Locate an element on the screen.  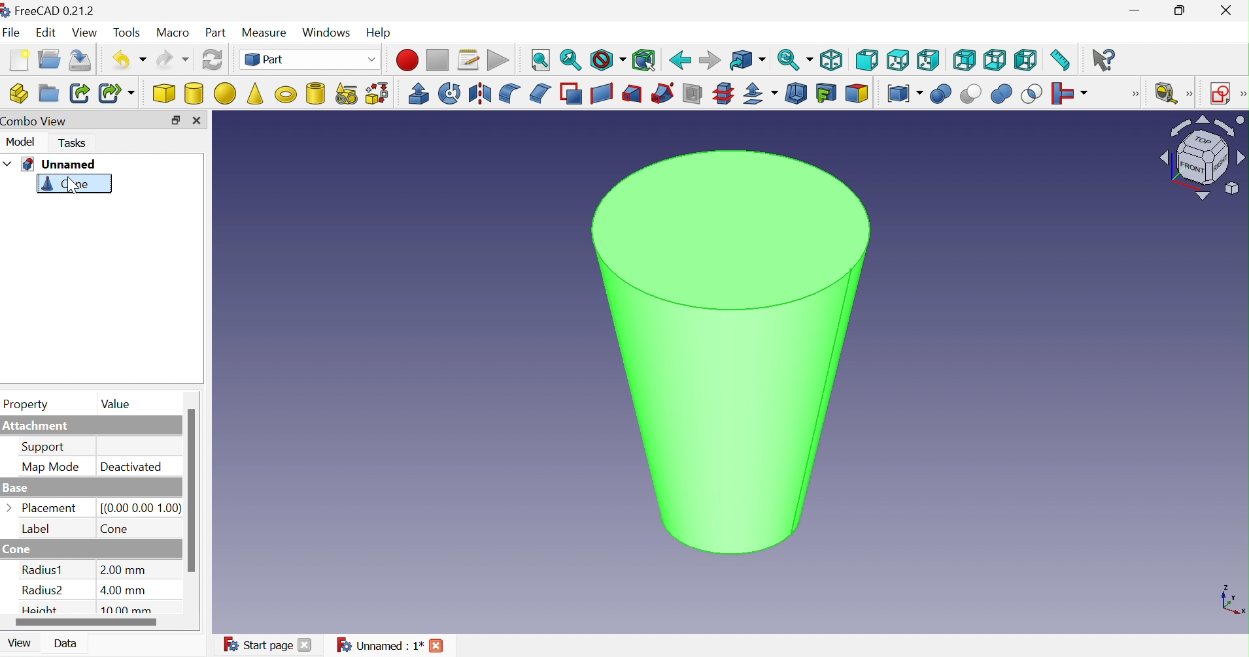
Loft is located at coordinates (632, 94).